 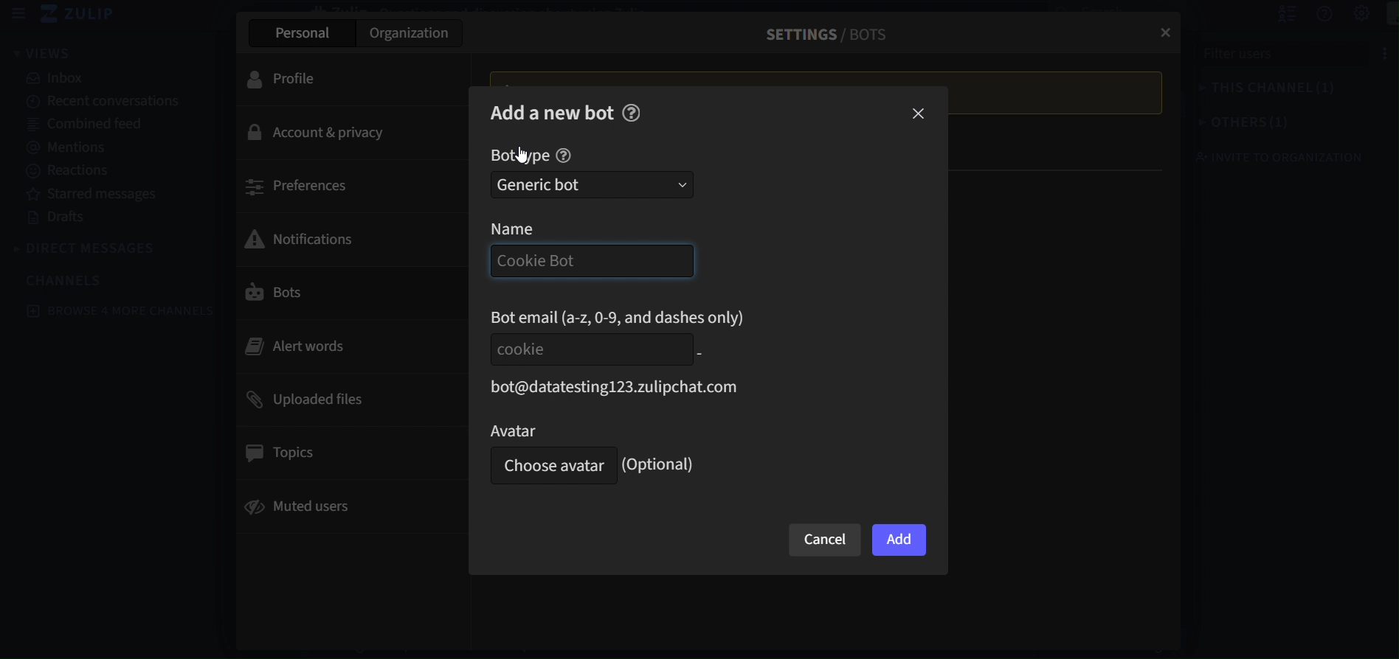 What do you see at coordinates (1266, 157) in the screenshot?
I see `invite to organization` at bounding box center [1266, 157].